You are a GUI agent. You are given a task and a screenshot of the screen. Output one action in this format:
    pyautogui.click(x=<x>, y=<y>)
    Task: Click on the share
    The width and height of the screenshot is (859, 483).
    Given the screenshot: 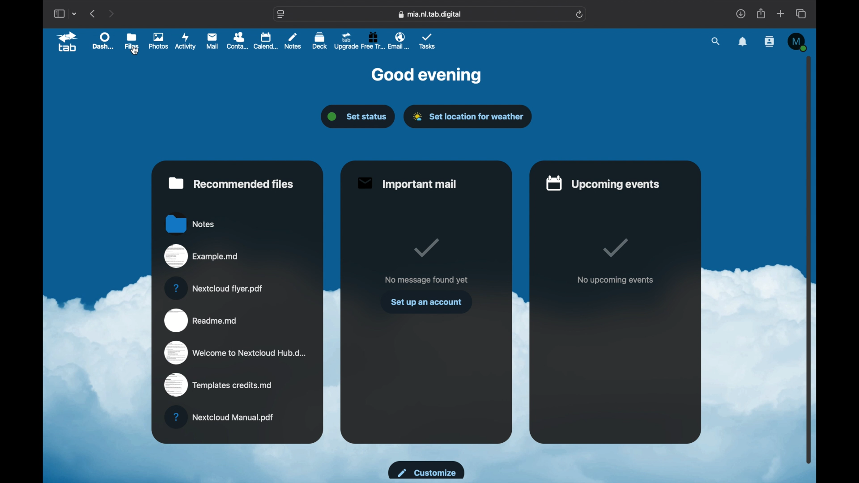 What is the action you would take?
    pyautogui.click(x=761, y=13)
    